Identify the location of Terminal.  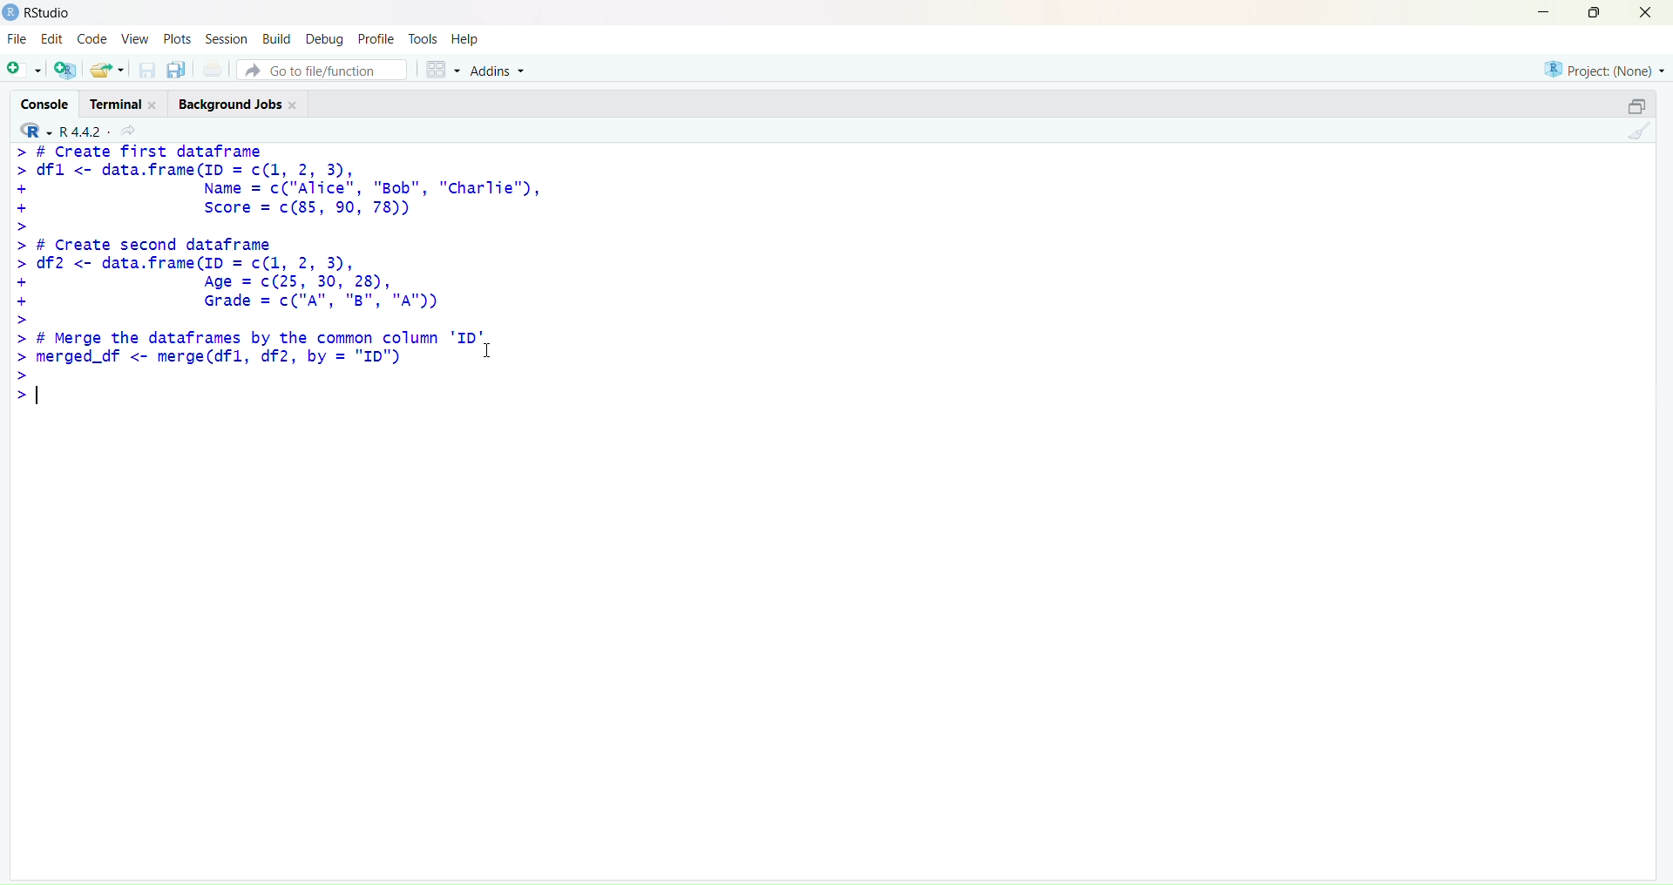
(127, 102).